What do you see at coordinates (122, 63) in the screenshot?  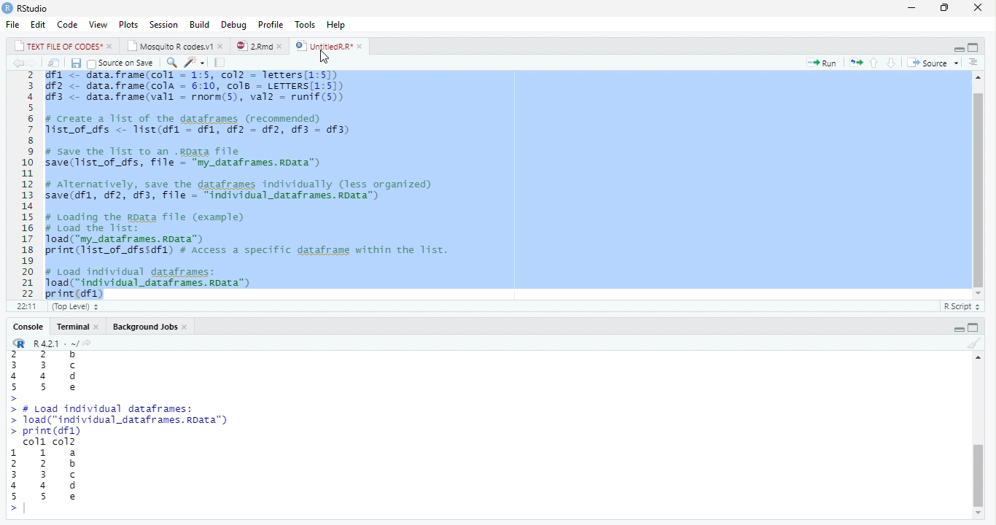 I see `Source on Save` at bounding box center [122, 63].